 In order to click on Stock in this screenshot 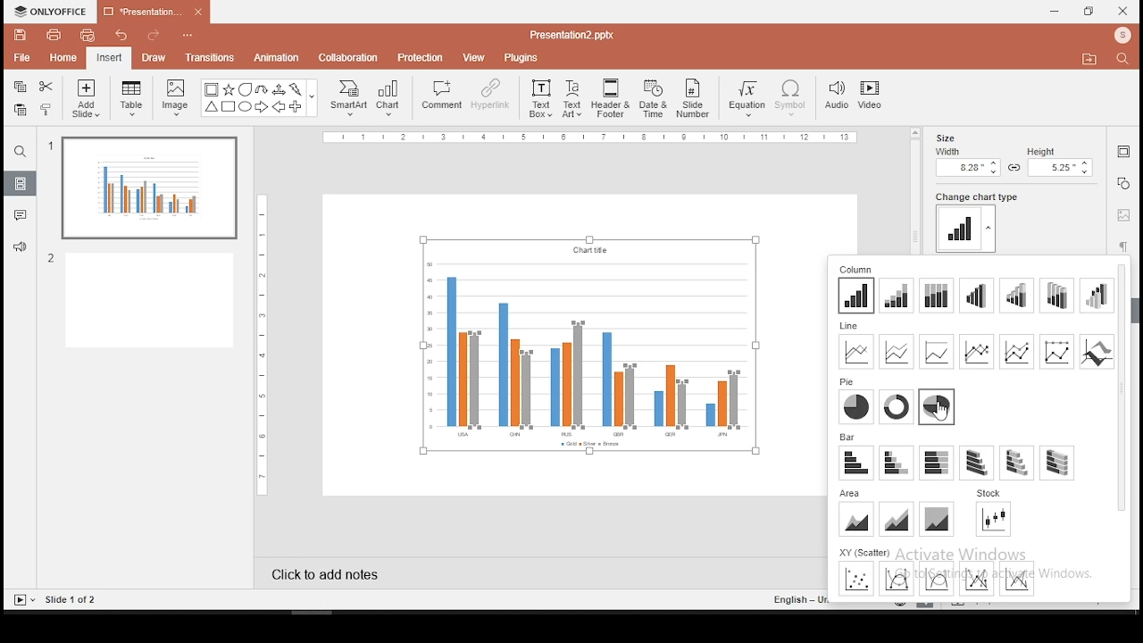, I will do `click(991, 493)`.